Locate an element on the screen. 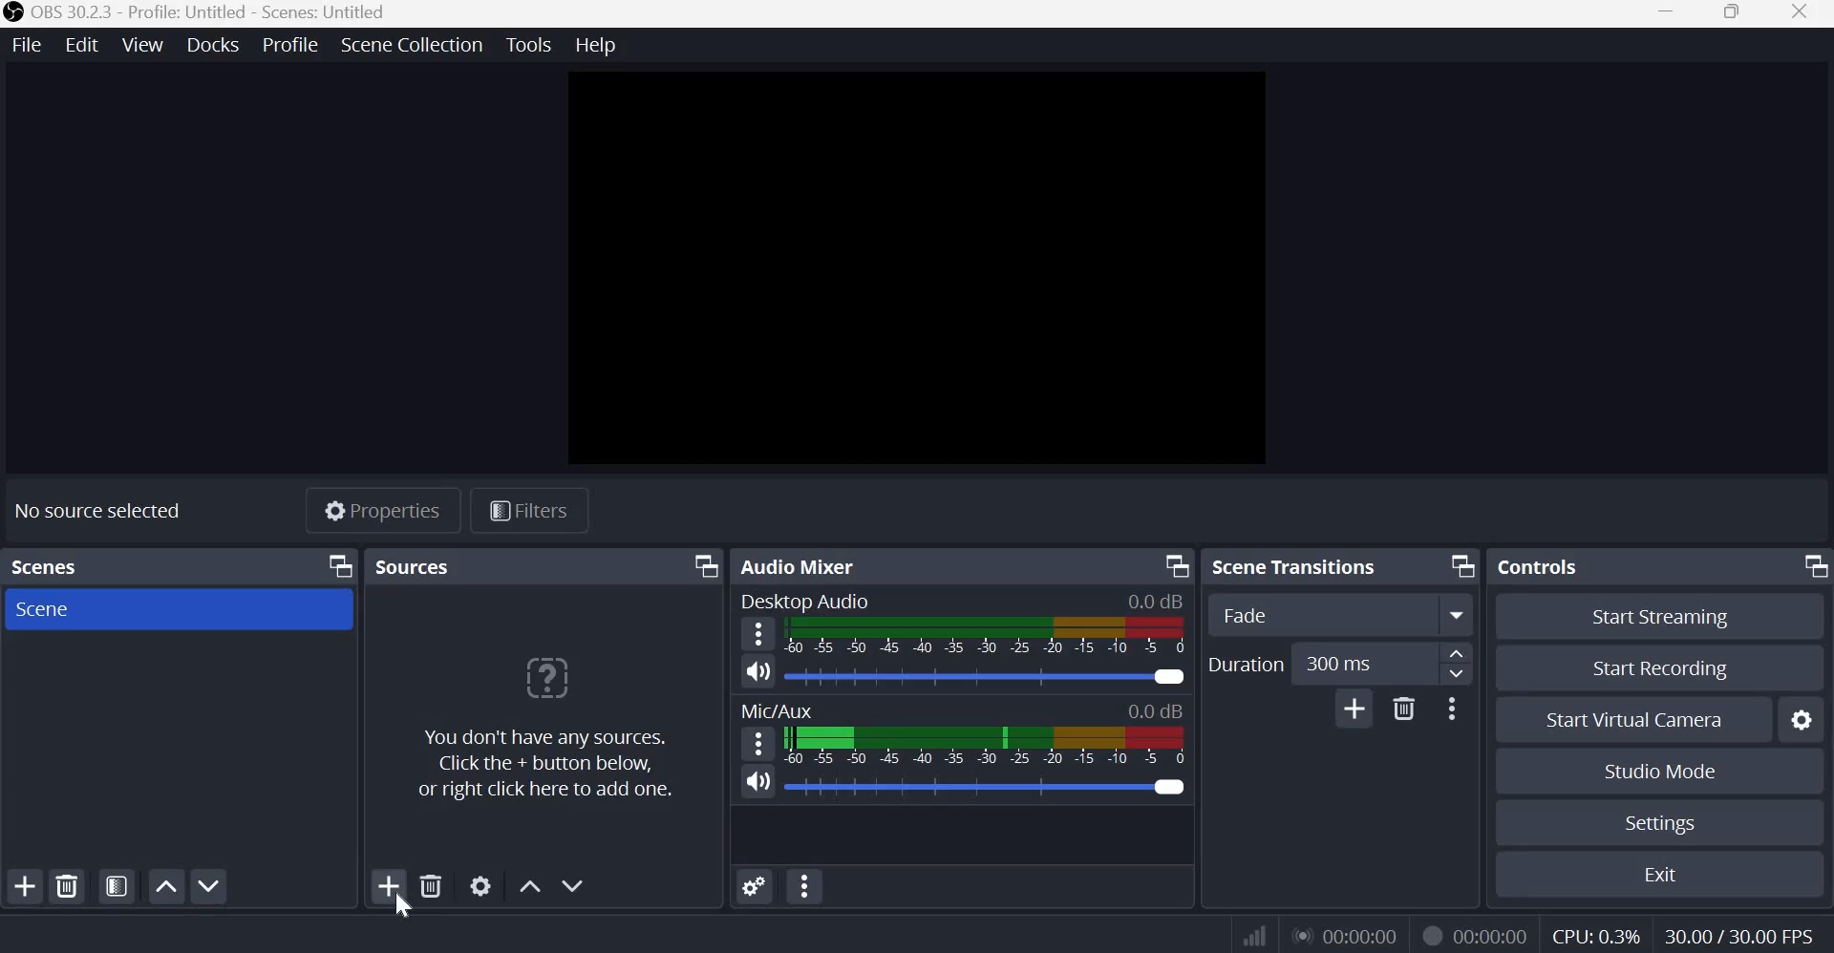 The width and height of the screenshot is (1834, 953). scenes is located at coordinates (49, 563).